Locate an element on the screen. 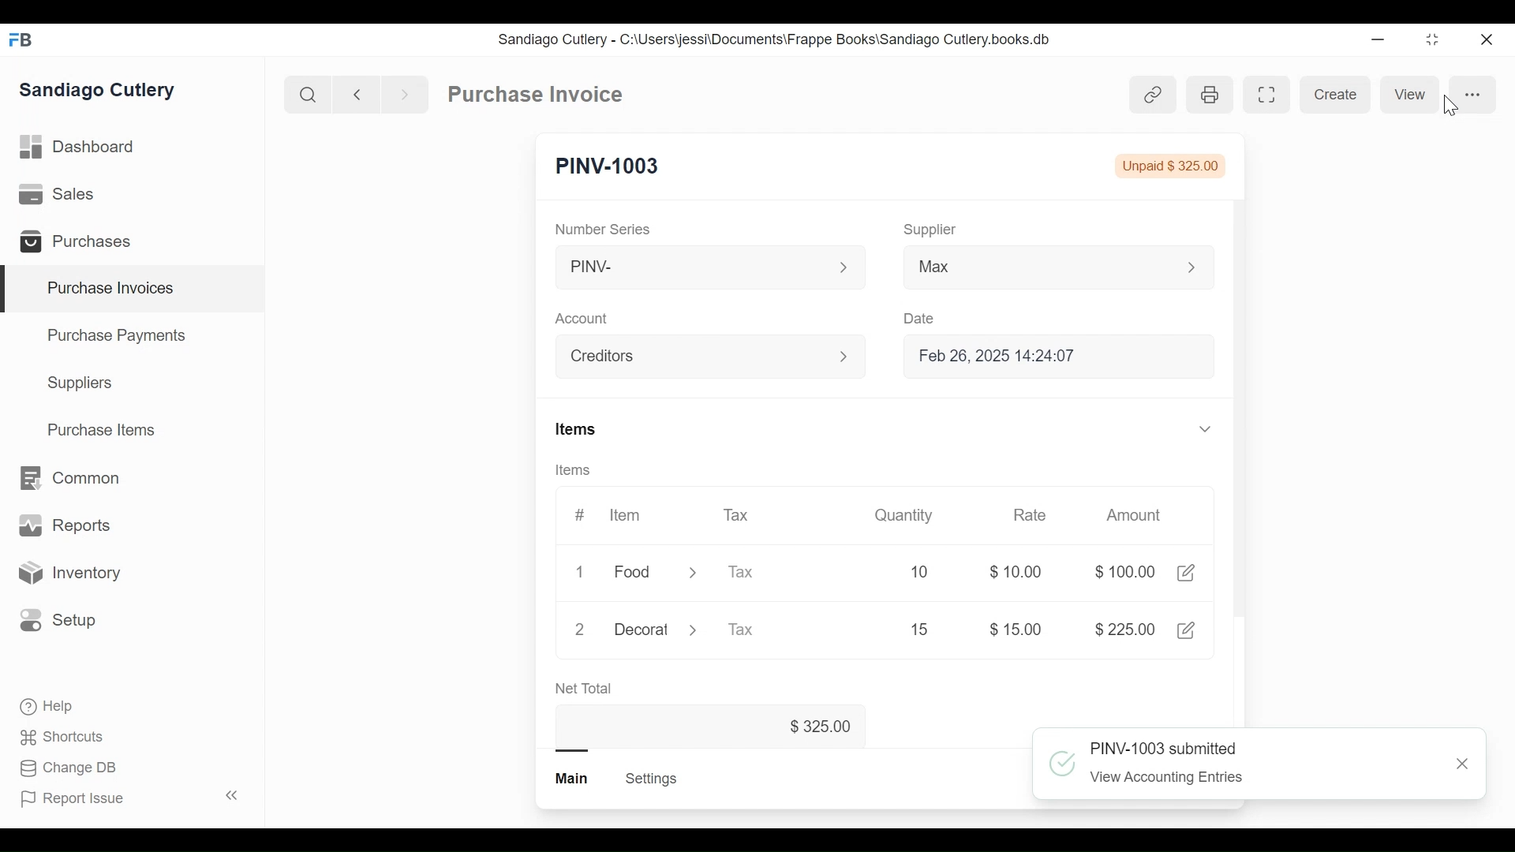 This screenshot has height=852, width=1515. Max is located at coordinates (1027, 270).